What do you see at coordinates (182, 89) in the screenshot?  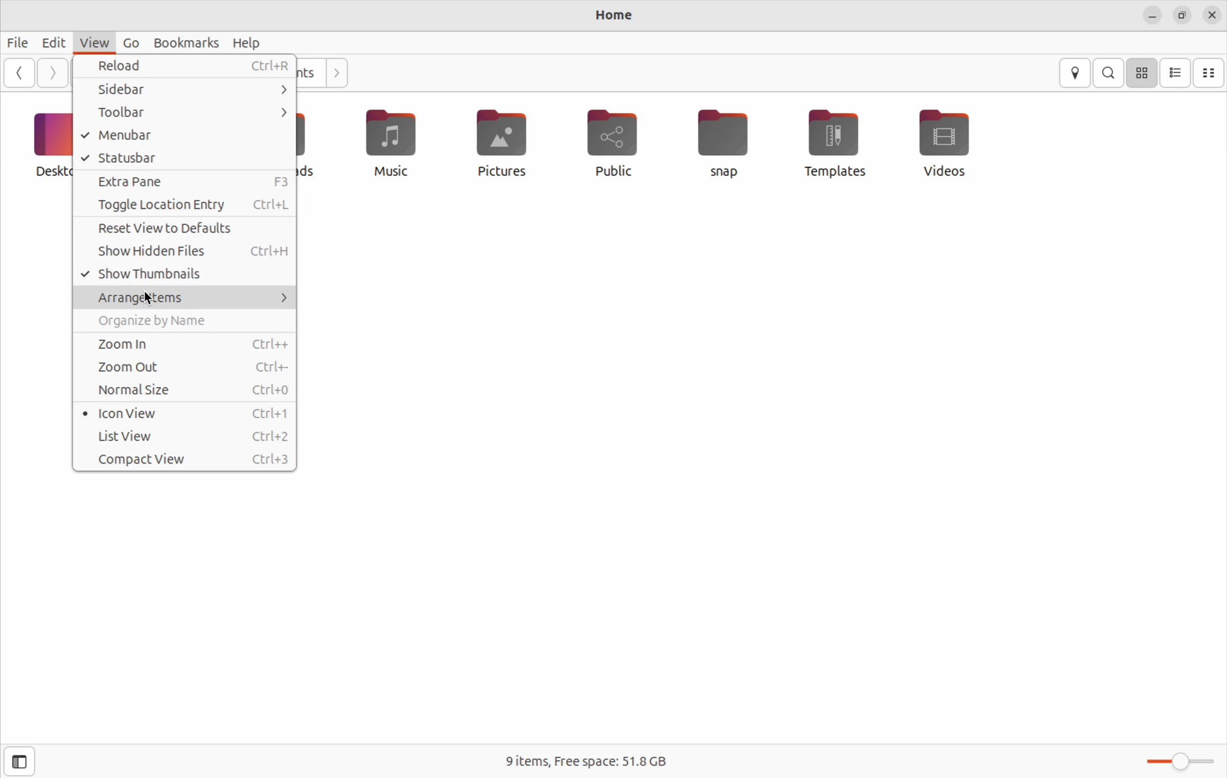 I see `sidebar` at bounding box center [182, 89].